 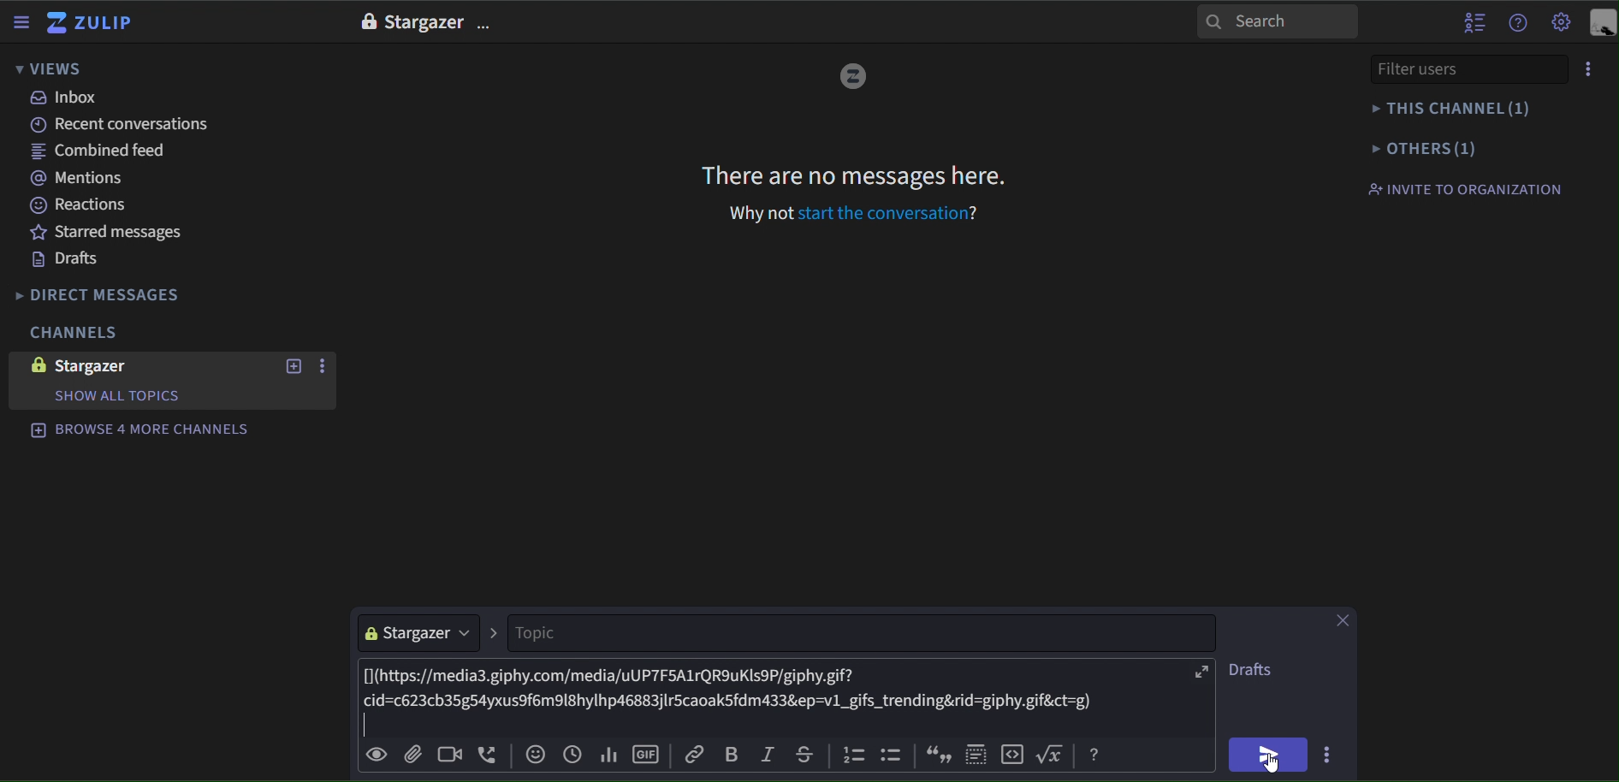 I want to click on topics, so click(x=860, y=634).